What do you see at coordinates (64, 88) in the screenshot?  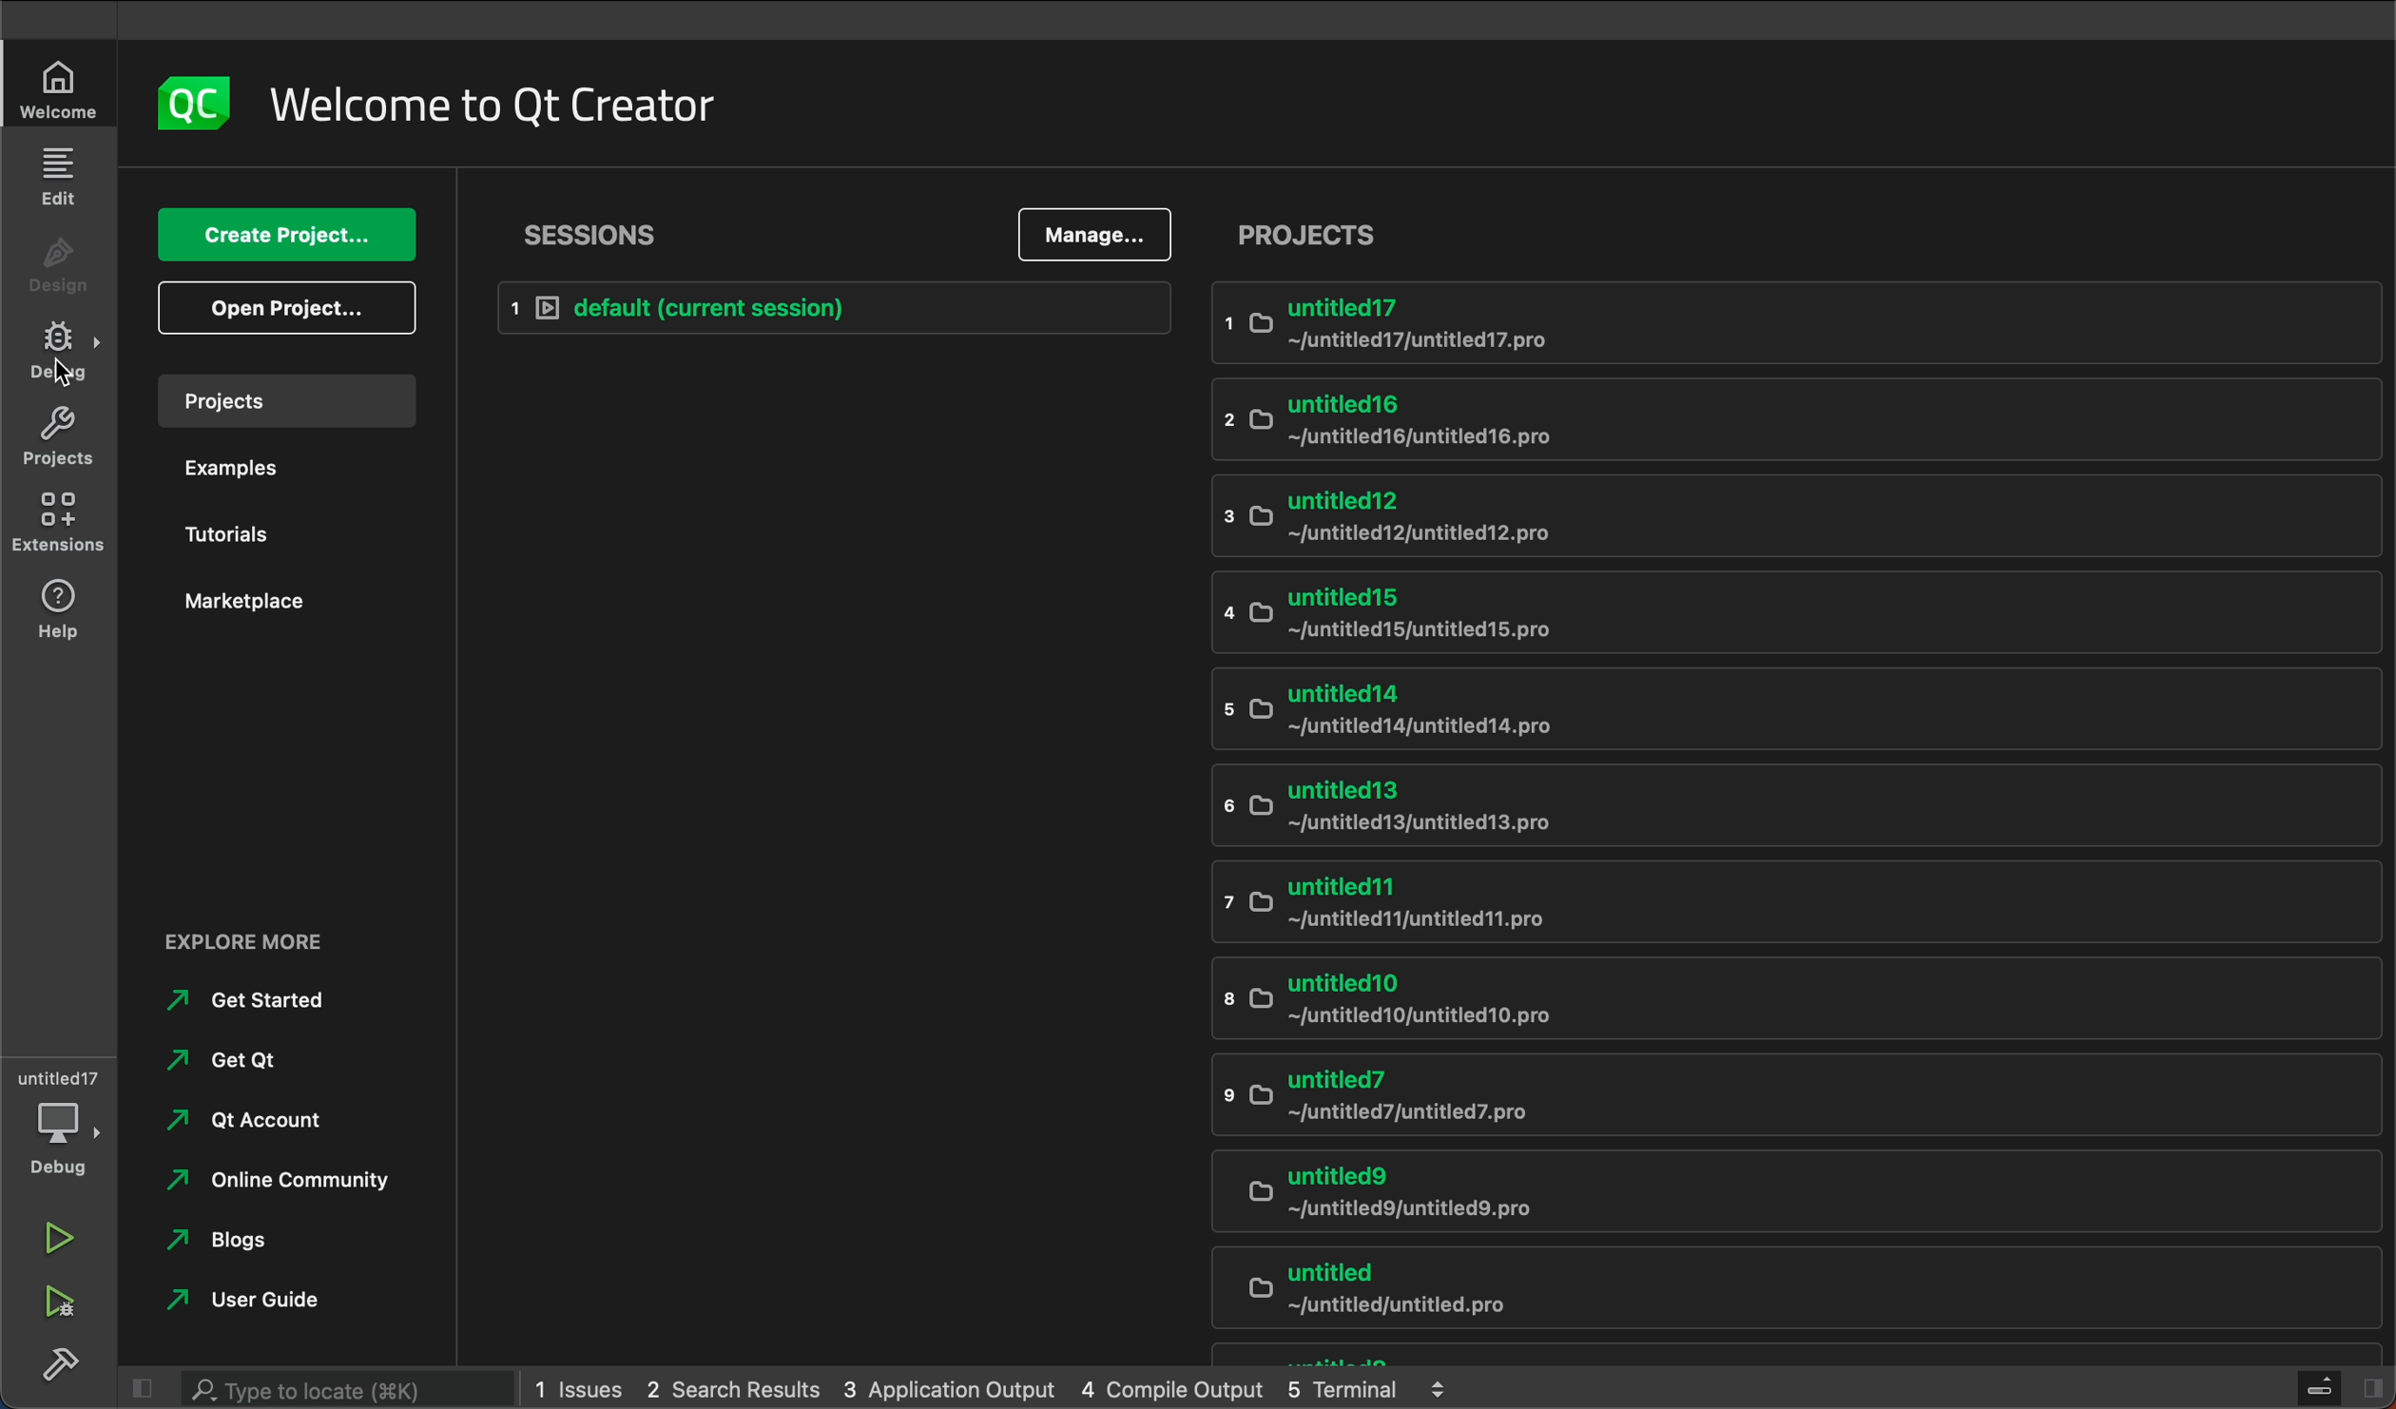 I see `WELCOME` at bounding box center [64, 88].